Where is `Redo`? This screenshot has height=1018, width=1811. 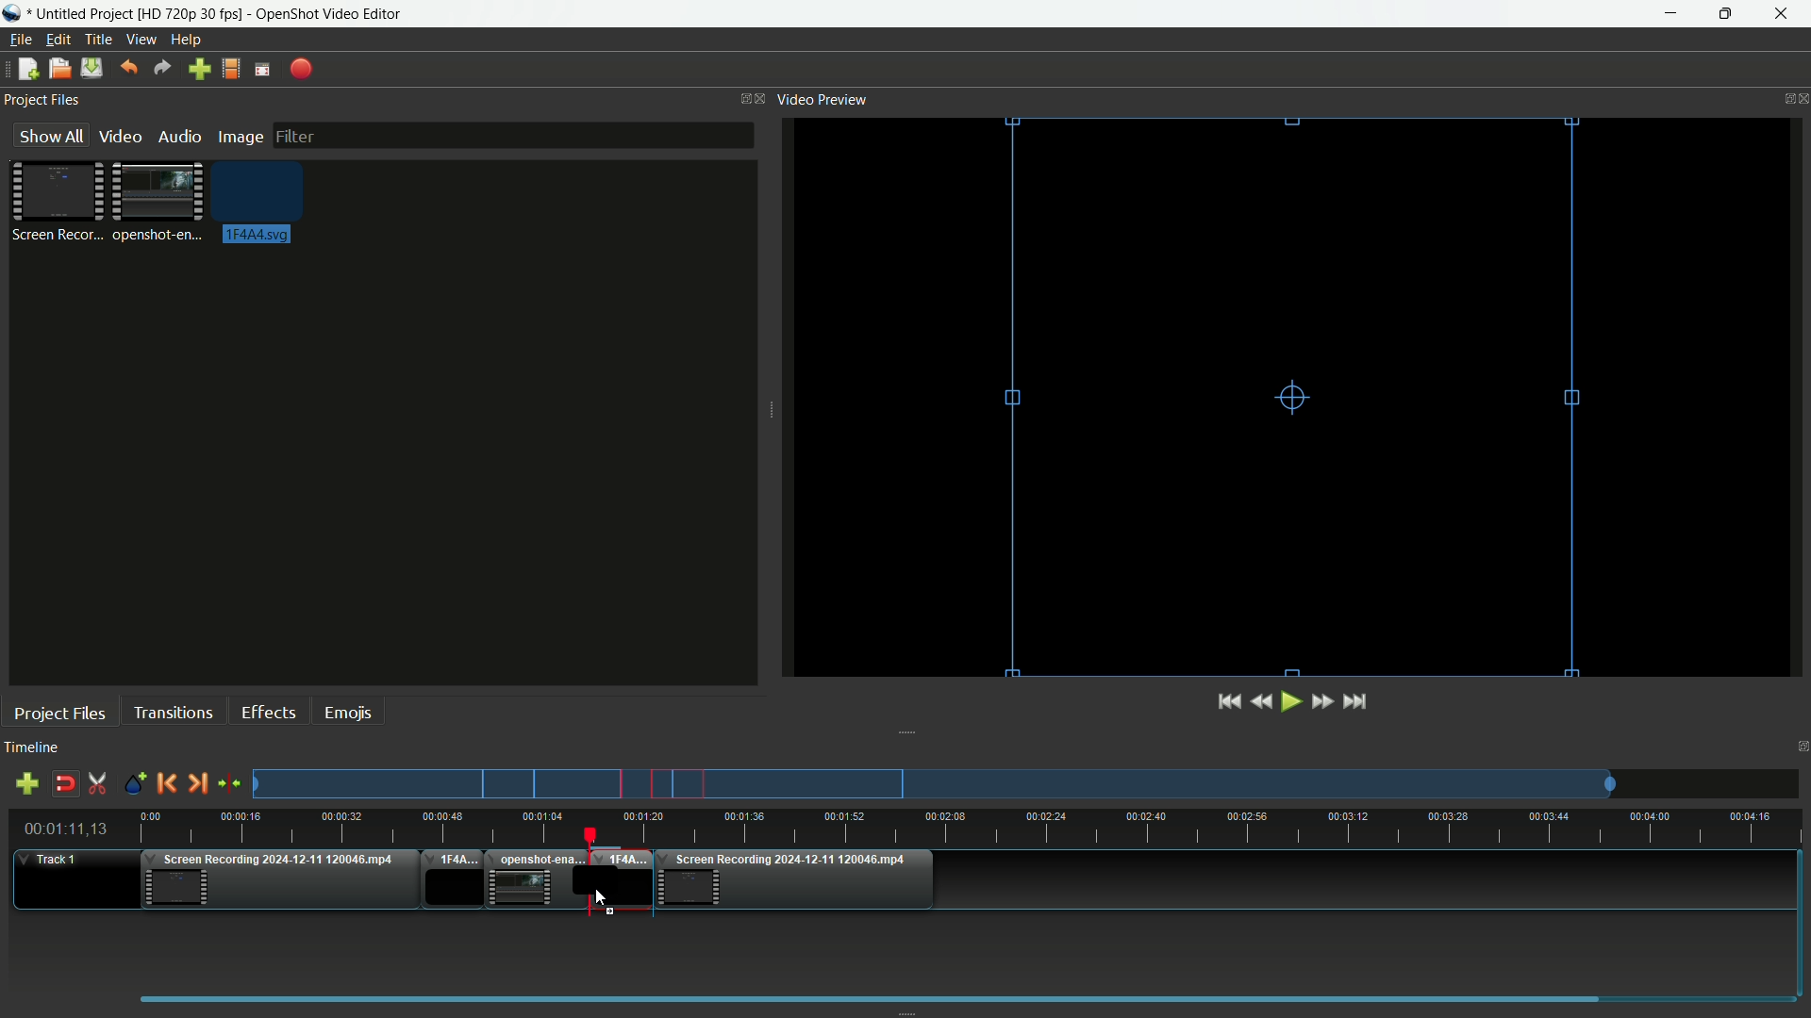 Redo is located at coordinates (162, 69).